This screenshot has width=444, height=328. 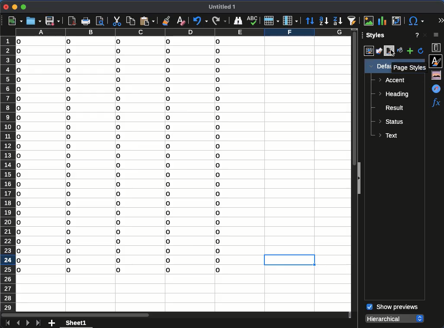 I want to click on sidebar, so click(x=437, y=35).